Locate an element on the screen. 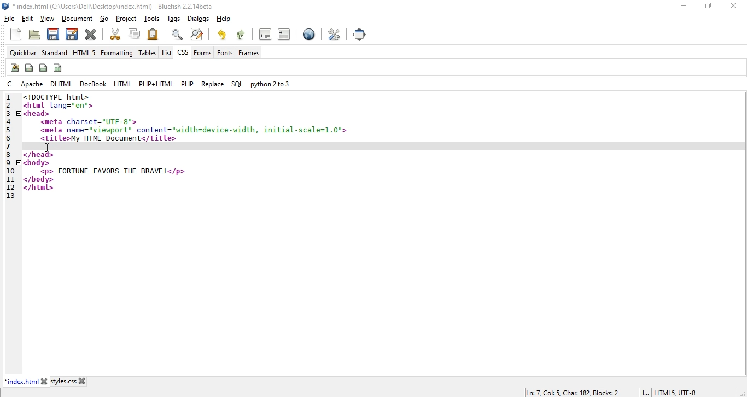 This screenshot has height=397, width=747. help is located at coordinates (223, 19).